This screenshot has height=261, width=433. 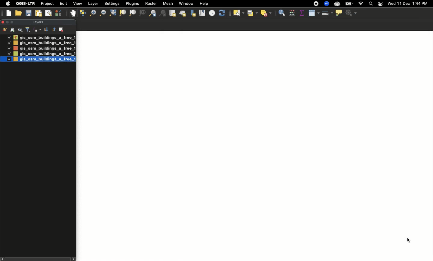 What do you see at coordinates (183, 14) in the screenshot?
I see `New 3D map view` at bounding box center [183, 14].